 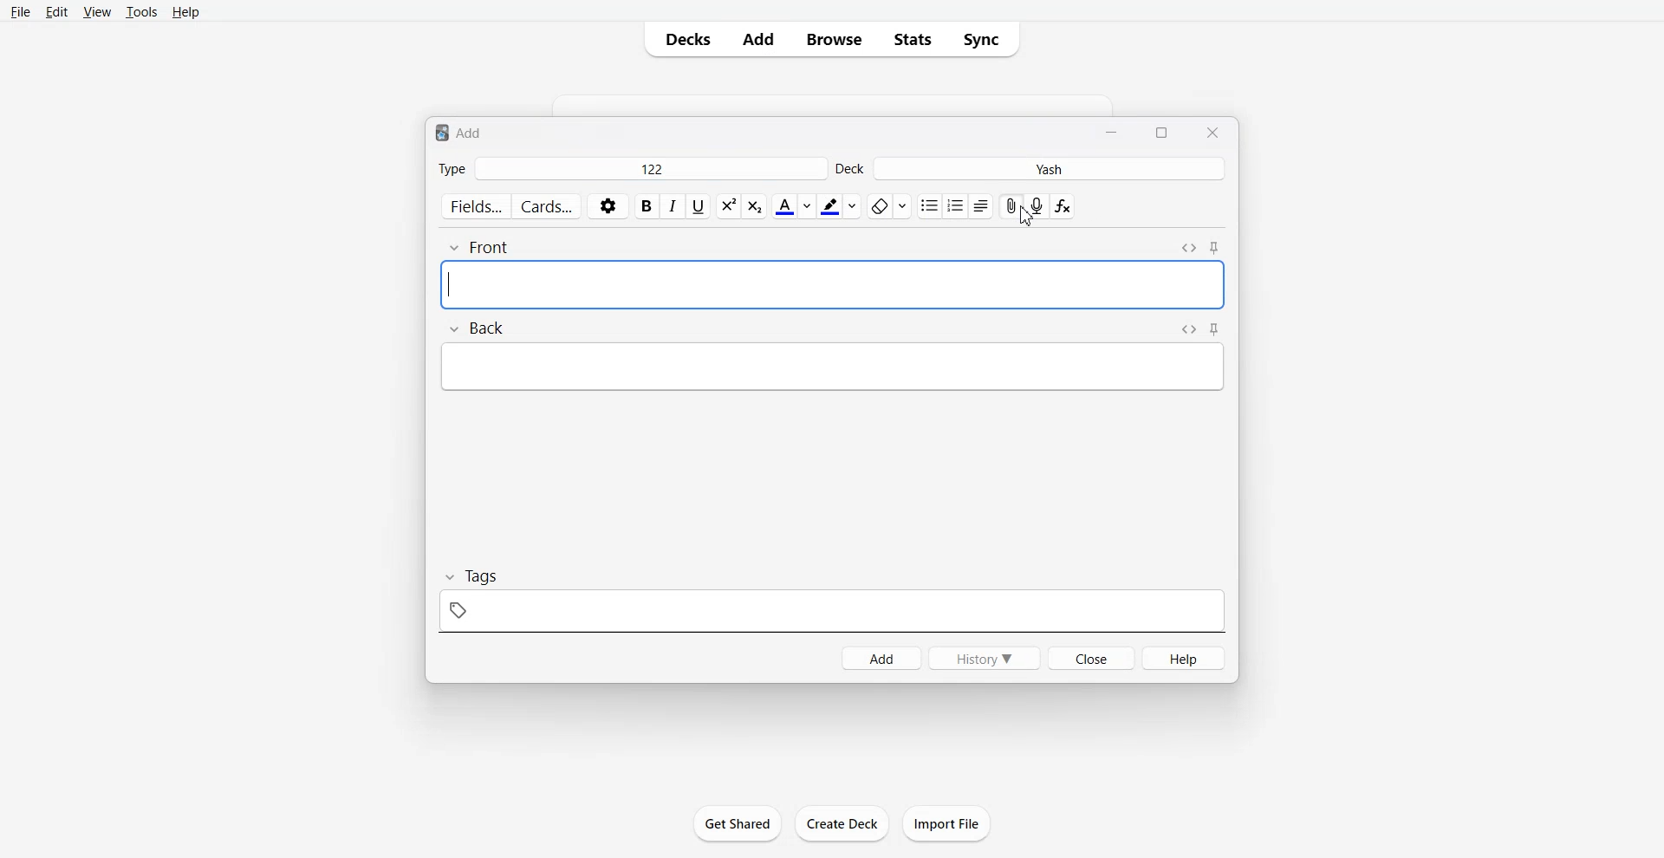 I want to click on Help, so click(x=1187, y=659).